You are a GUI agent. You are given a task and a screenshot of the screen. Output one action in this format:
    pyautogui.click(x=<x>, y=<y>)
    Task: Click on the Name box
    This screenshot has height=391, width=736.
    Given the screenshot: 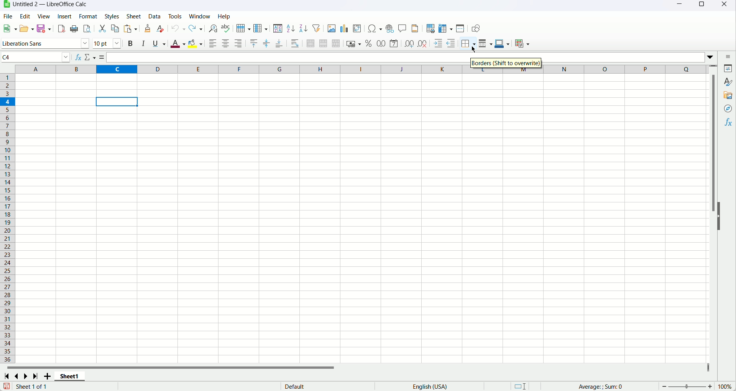 What is the action you would take?
    pyautogui.click(x=36, y=57)
    